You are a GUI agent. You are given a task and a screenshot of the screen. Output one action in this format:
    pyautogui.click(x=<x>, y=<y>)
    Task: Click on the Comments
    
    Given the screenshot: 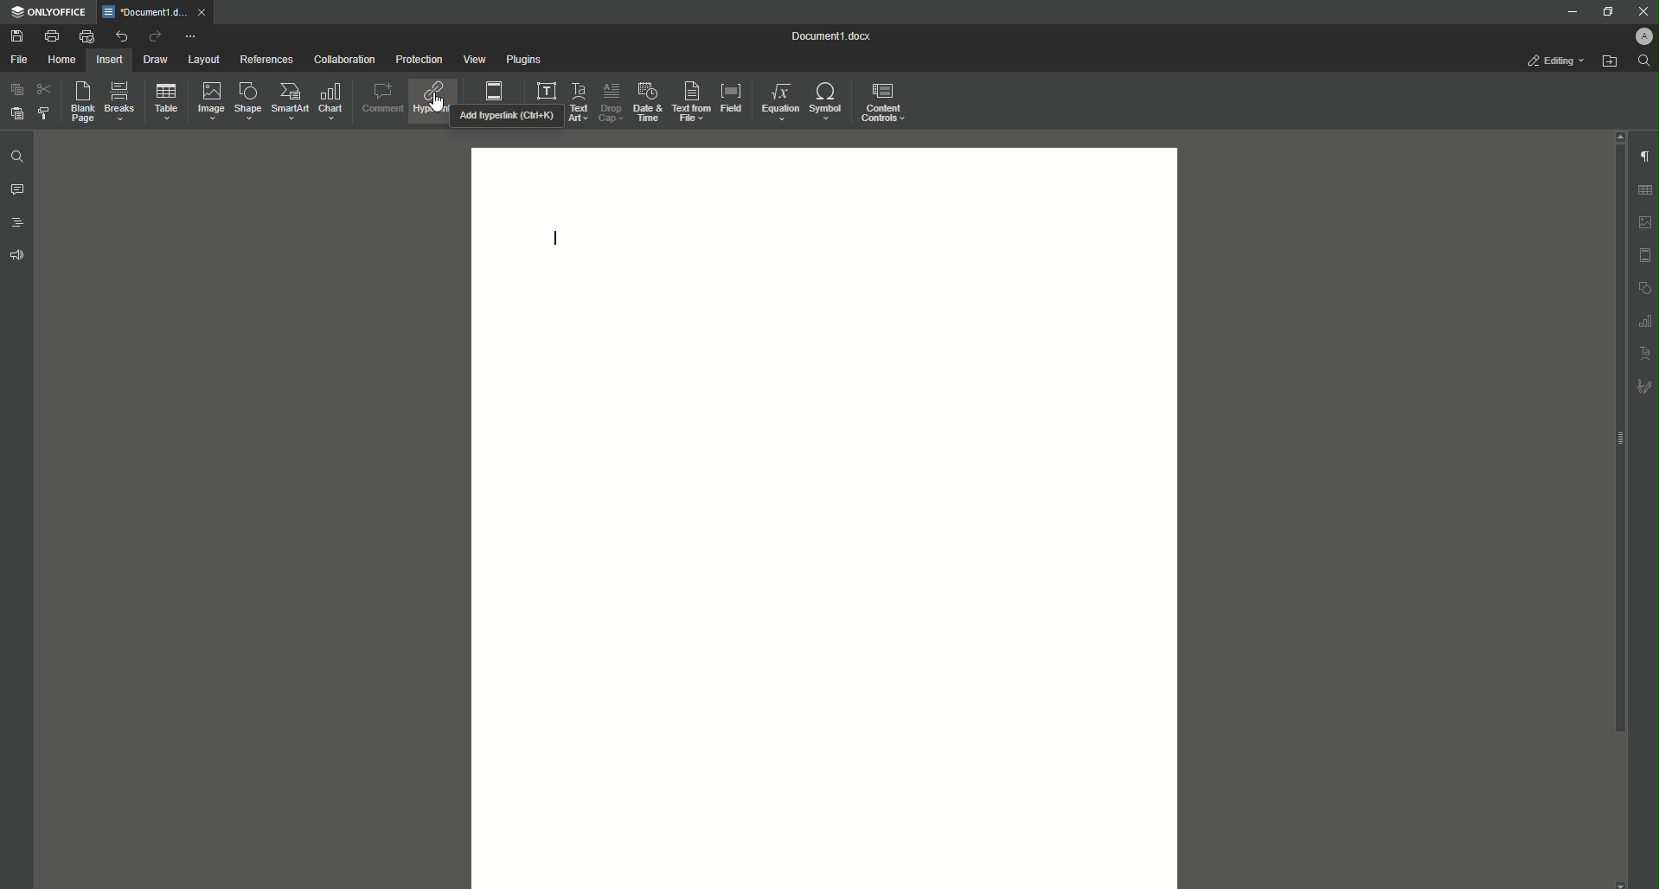 What is the action you would take?
    pyautogui.click(x=17, y=189)
    